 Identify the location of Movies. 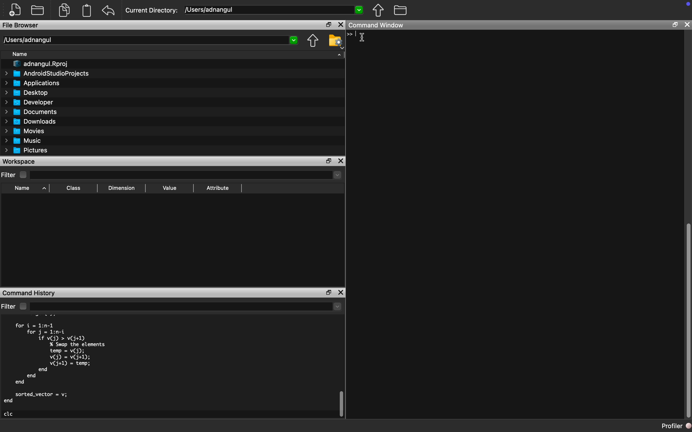
(25, 131).